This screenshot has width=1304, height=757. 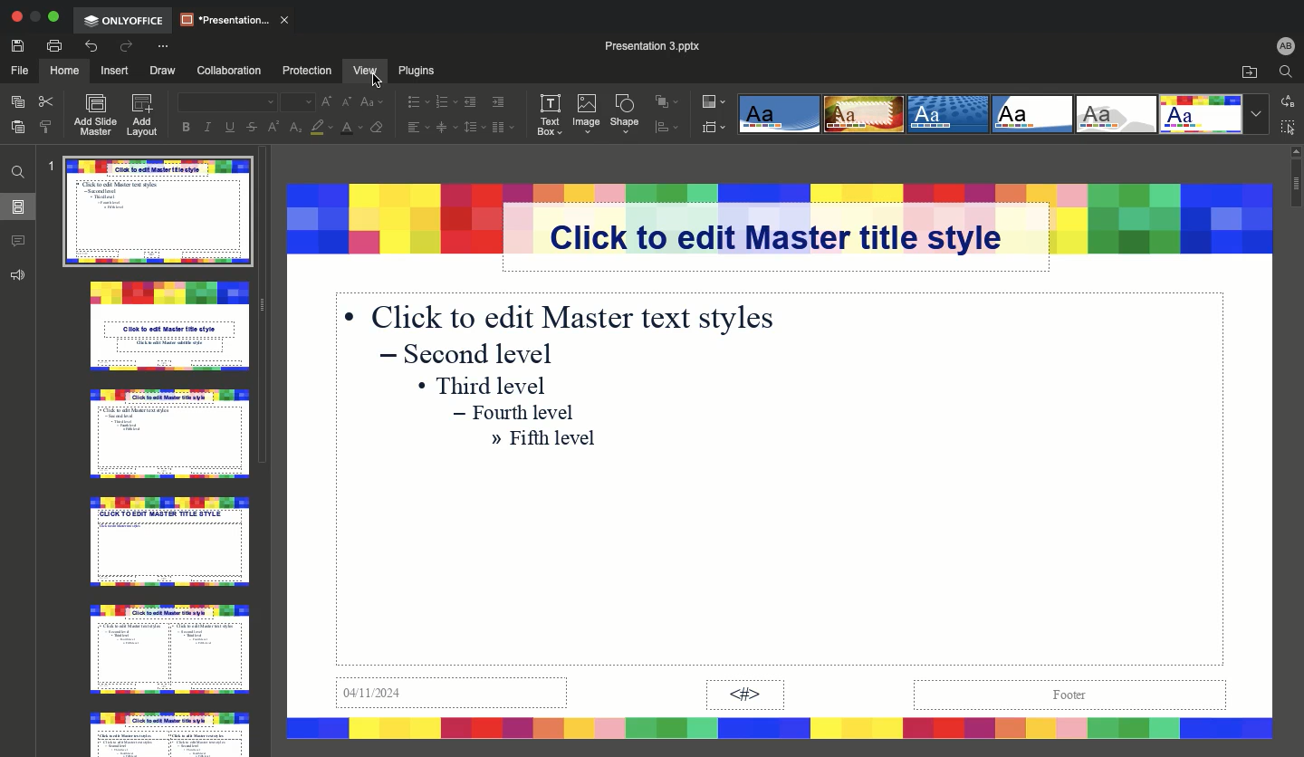 What do you see at coordinates (48, 103) in the screenshot?
I see `Cut` at bounding box center [48, 103].